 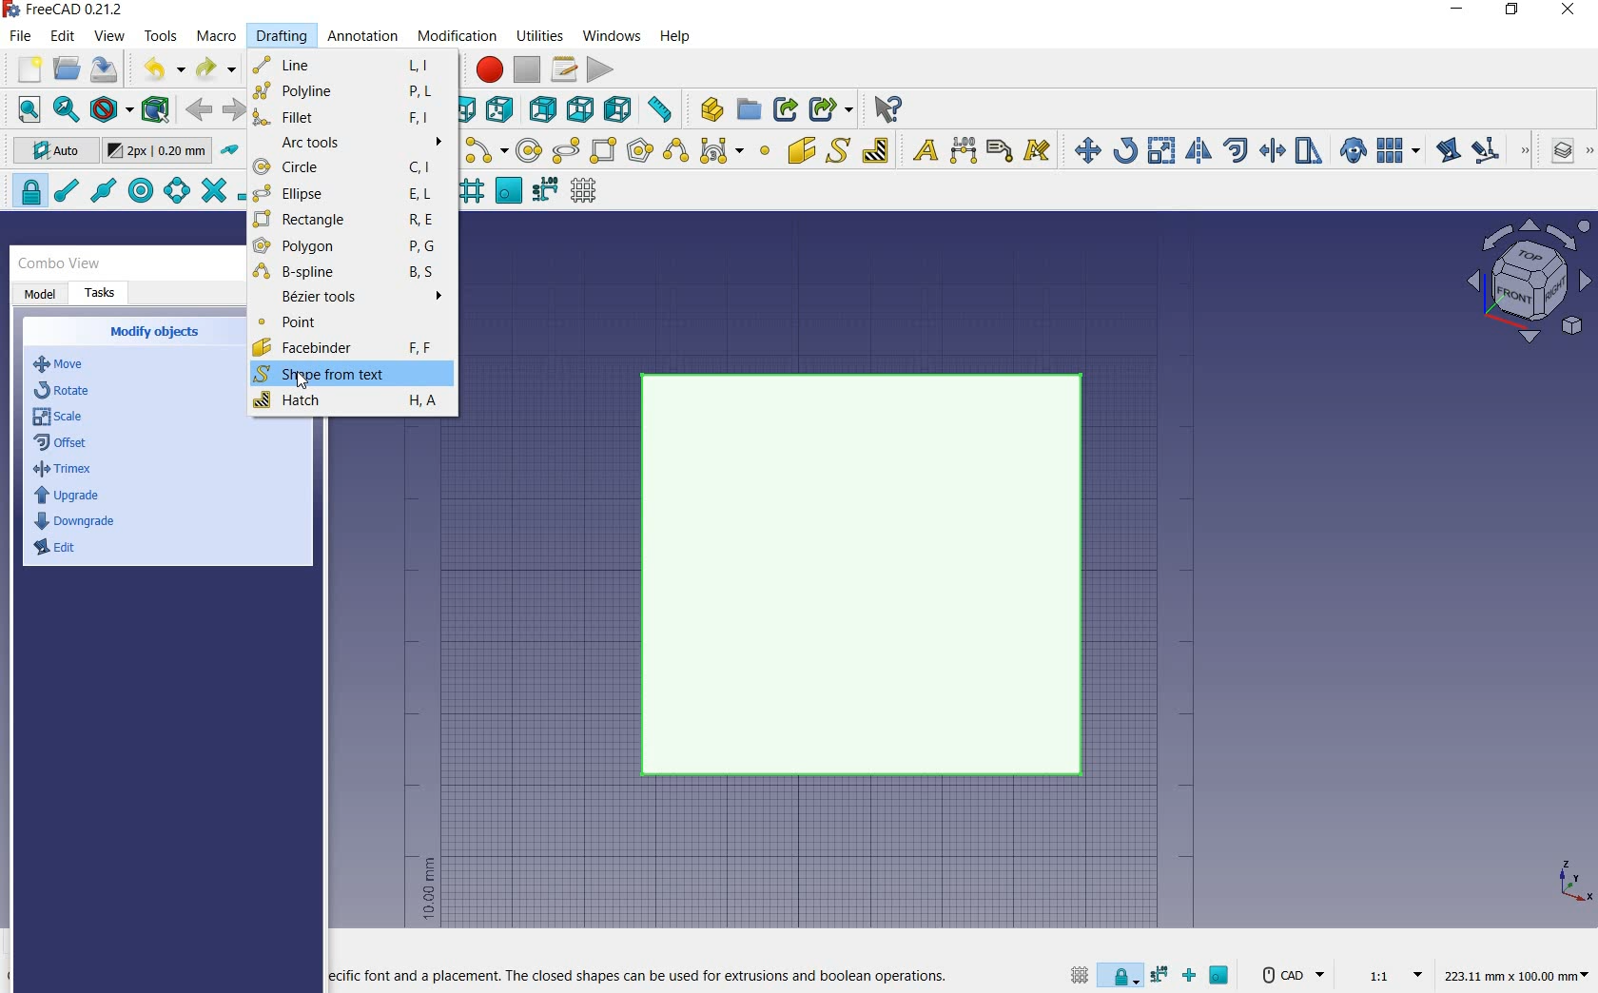 I want to click on ellipse, so click(x=565, y=151).